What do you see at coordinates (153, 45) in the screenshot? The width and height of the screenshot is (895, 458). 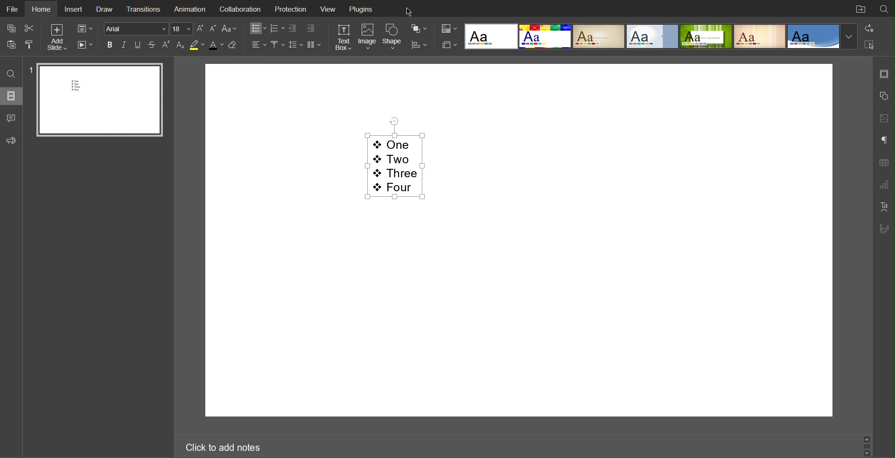 I see `Strikethrough` at bounding box center [153, 45].